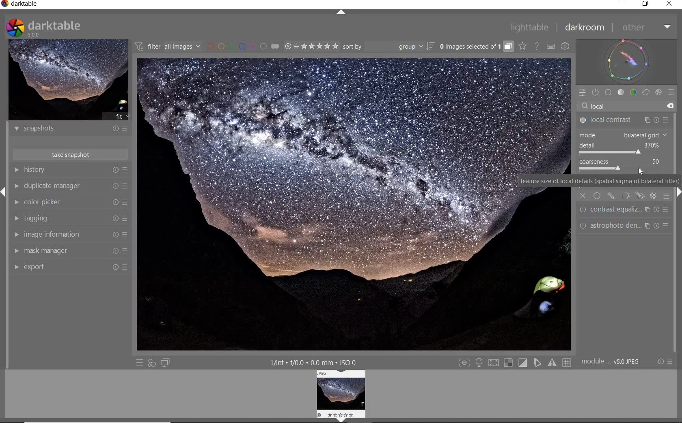 This screenshot has width=682, height=423. Describe the element at coordinates (126, 267) in the screenshot. I see `Reset` at that location.